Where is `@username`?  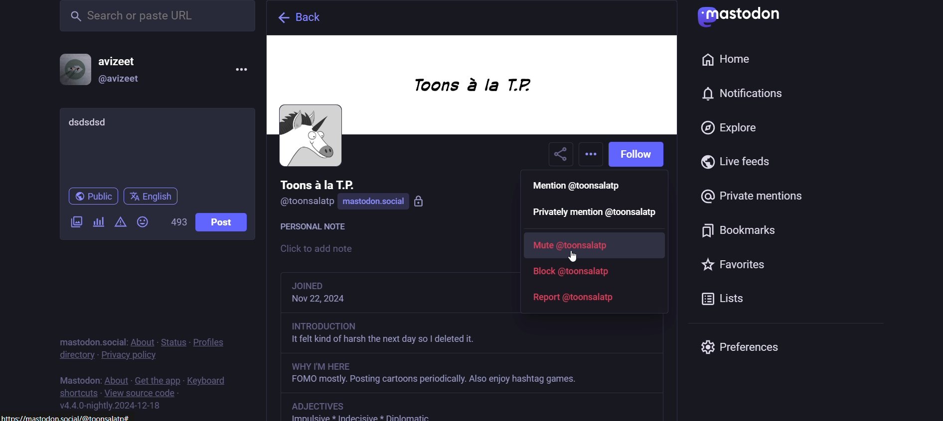 @username is located at coordinates (307, 204).